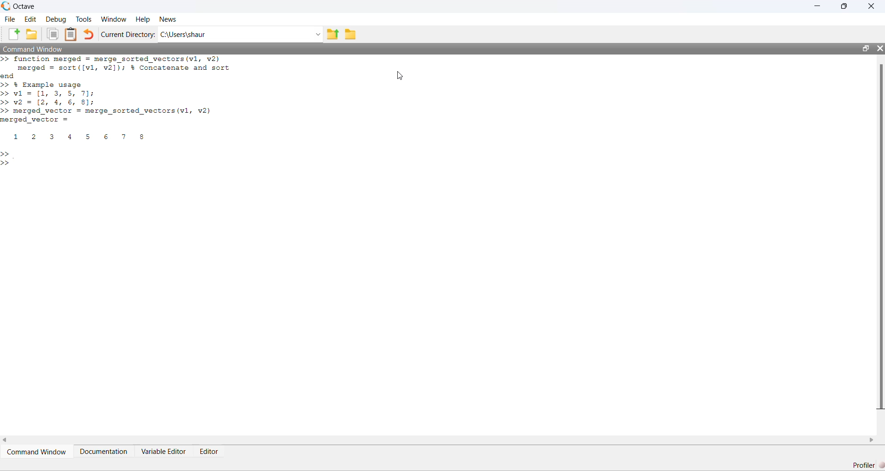 The height and width of the screenshot is (471, 885). What do you see at coordinates (143, 20) in the screenshot?
I see `Help` at bounding box center [143, 20].